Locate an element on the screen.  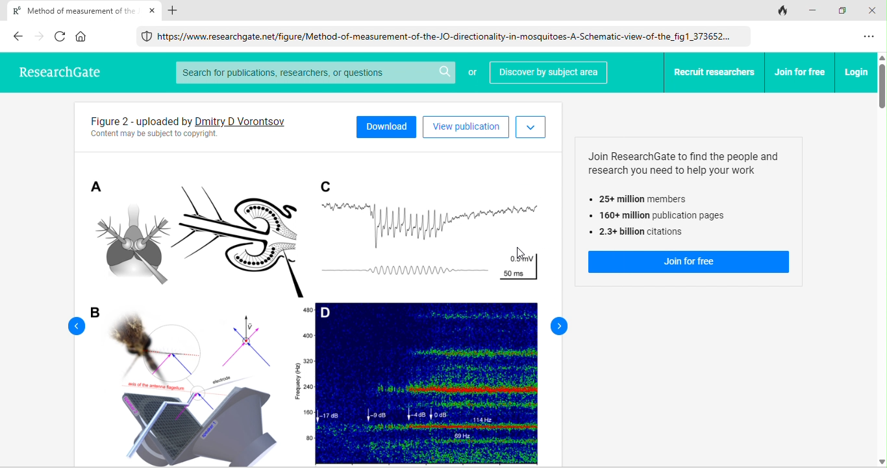
download is located at coordinates (386, 126).